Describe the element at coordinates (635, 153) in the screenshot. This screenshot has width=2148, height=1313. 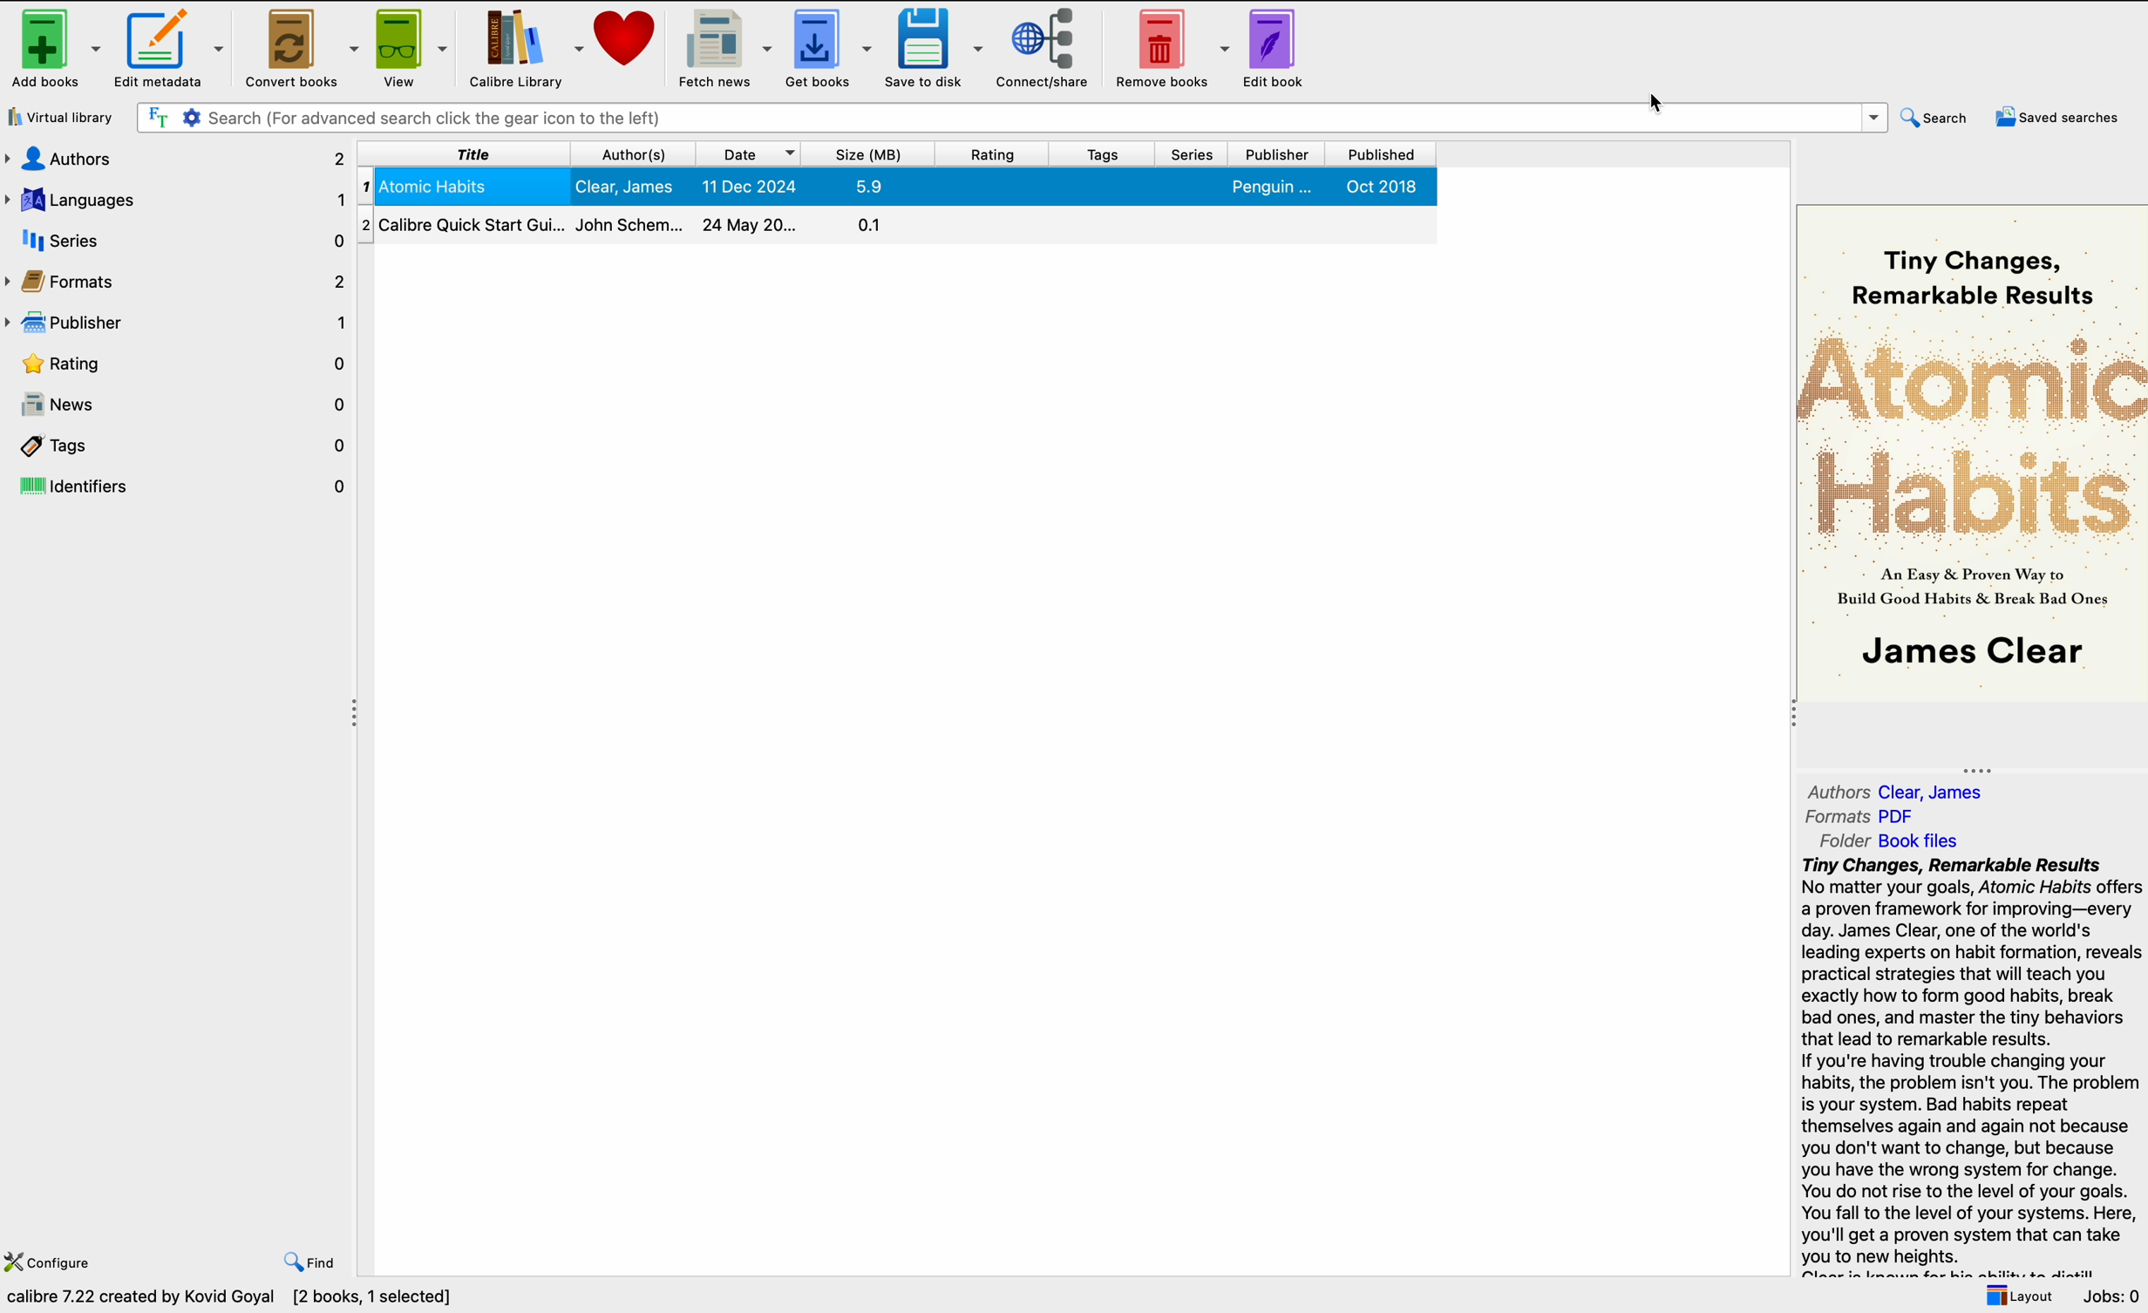
I see `author(s)` at that location.